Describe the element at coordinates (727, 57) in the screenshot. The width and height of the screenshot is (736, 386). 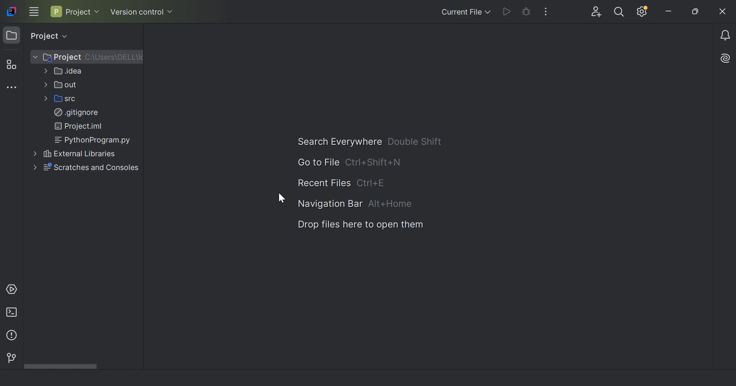
I see `AI Assistant` at that location.